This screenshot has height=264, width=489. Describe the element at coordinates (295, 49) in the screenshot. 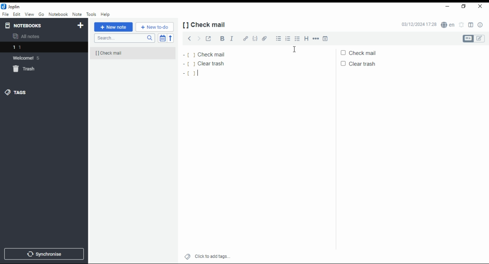

I see `mouse pointer` at that location.